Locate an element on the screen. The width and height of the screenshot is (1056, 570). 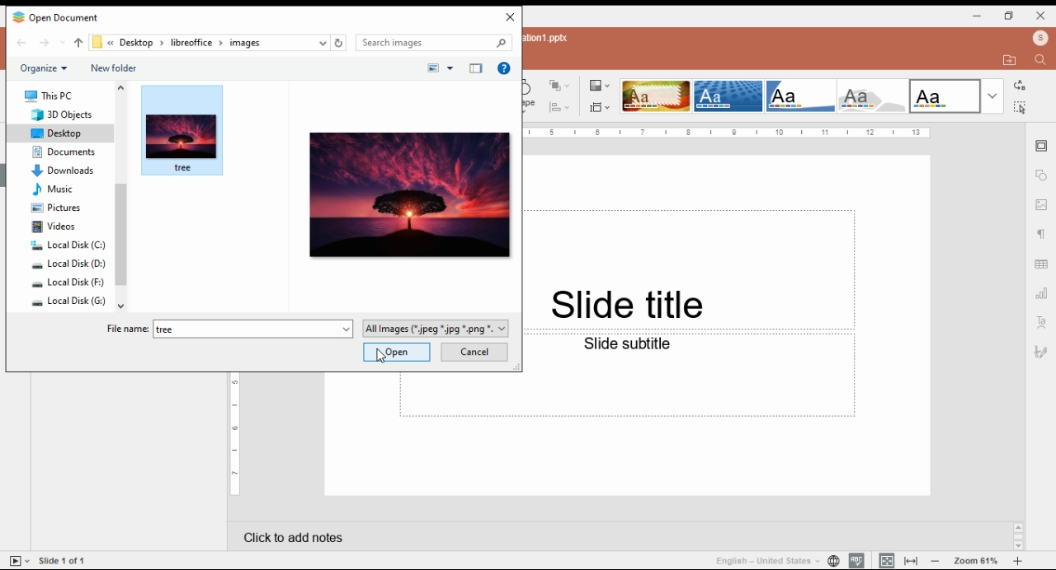
theme 2 is located at coordinates (727, 96).